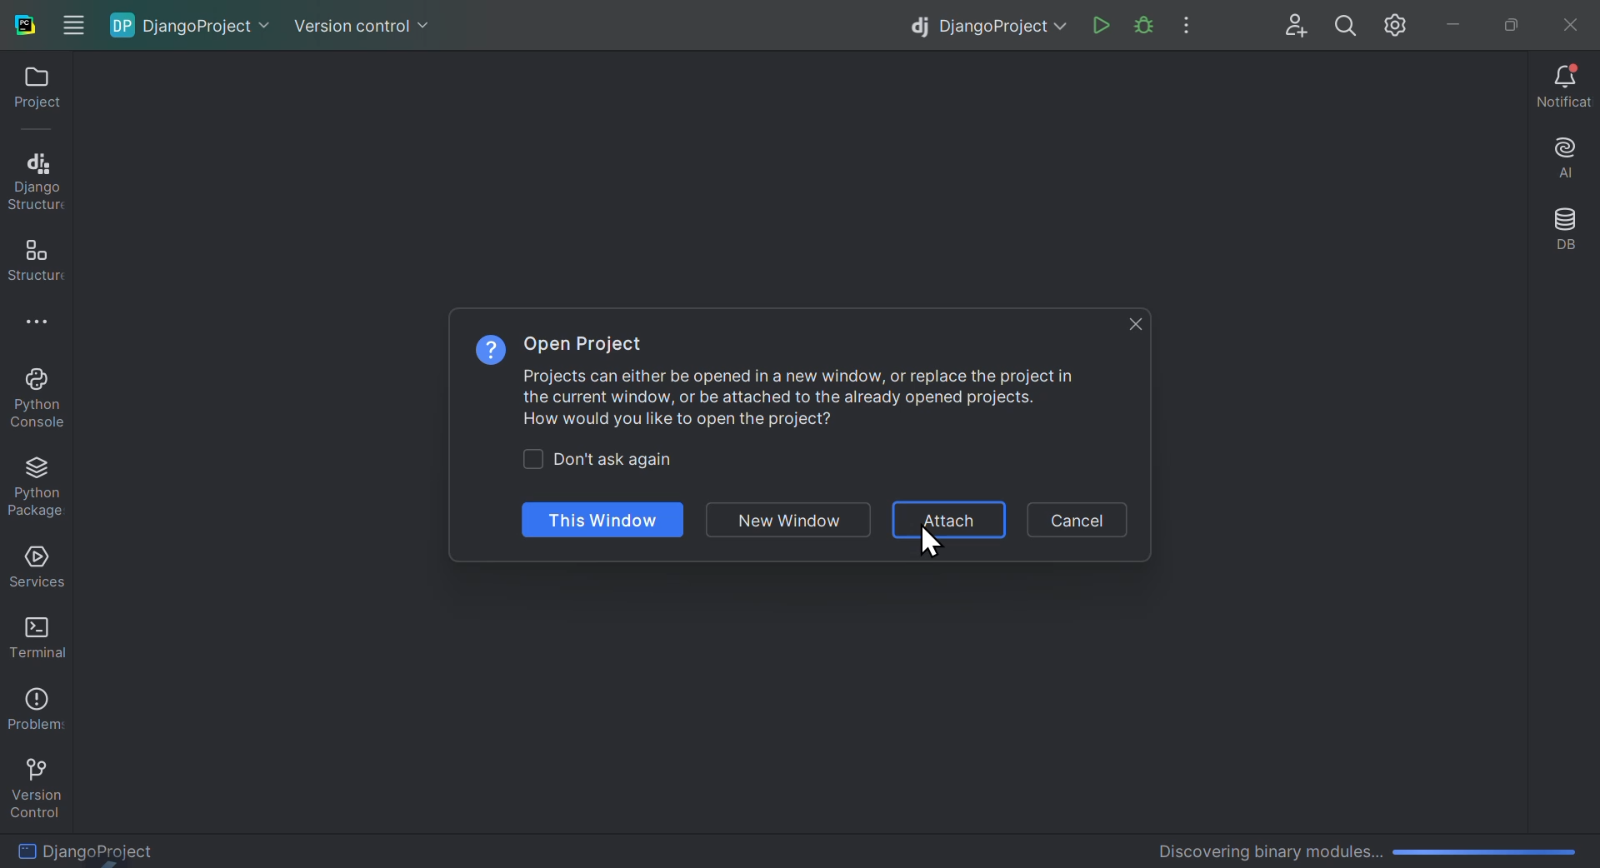 Image resolution: width=1600 pixels, height=868 pixels. I want to click on Django Project, so click(143, 848).